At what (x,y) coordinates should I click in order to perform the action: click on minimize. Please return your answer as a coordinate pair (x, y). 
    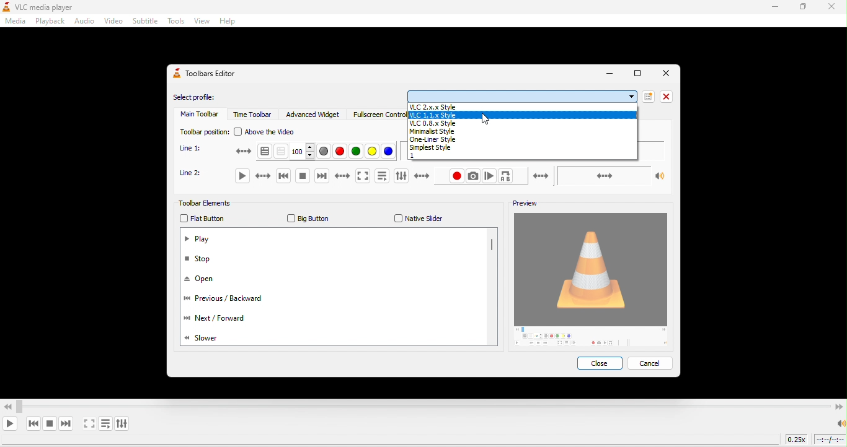
    Looking at the image, I should click on (774, 7).